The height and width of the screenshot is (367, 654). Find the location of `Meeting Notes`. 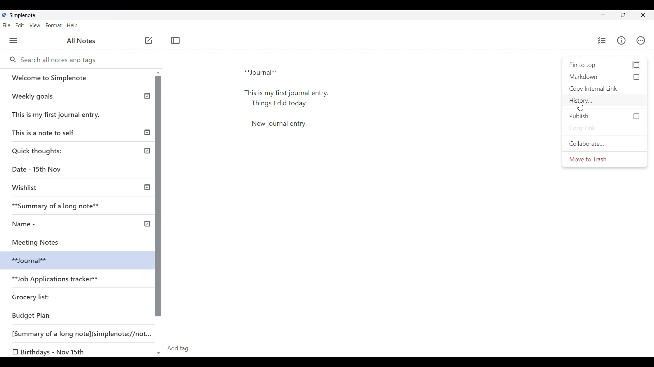

Meeting Notes is located at coordinates (43, 241).